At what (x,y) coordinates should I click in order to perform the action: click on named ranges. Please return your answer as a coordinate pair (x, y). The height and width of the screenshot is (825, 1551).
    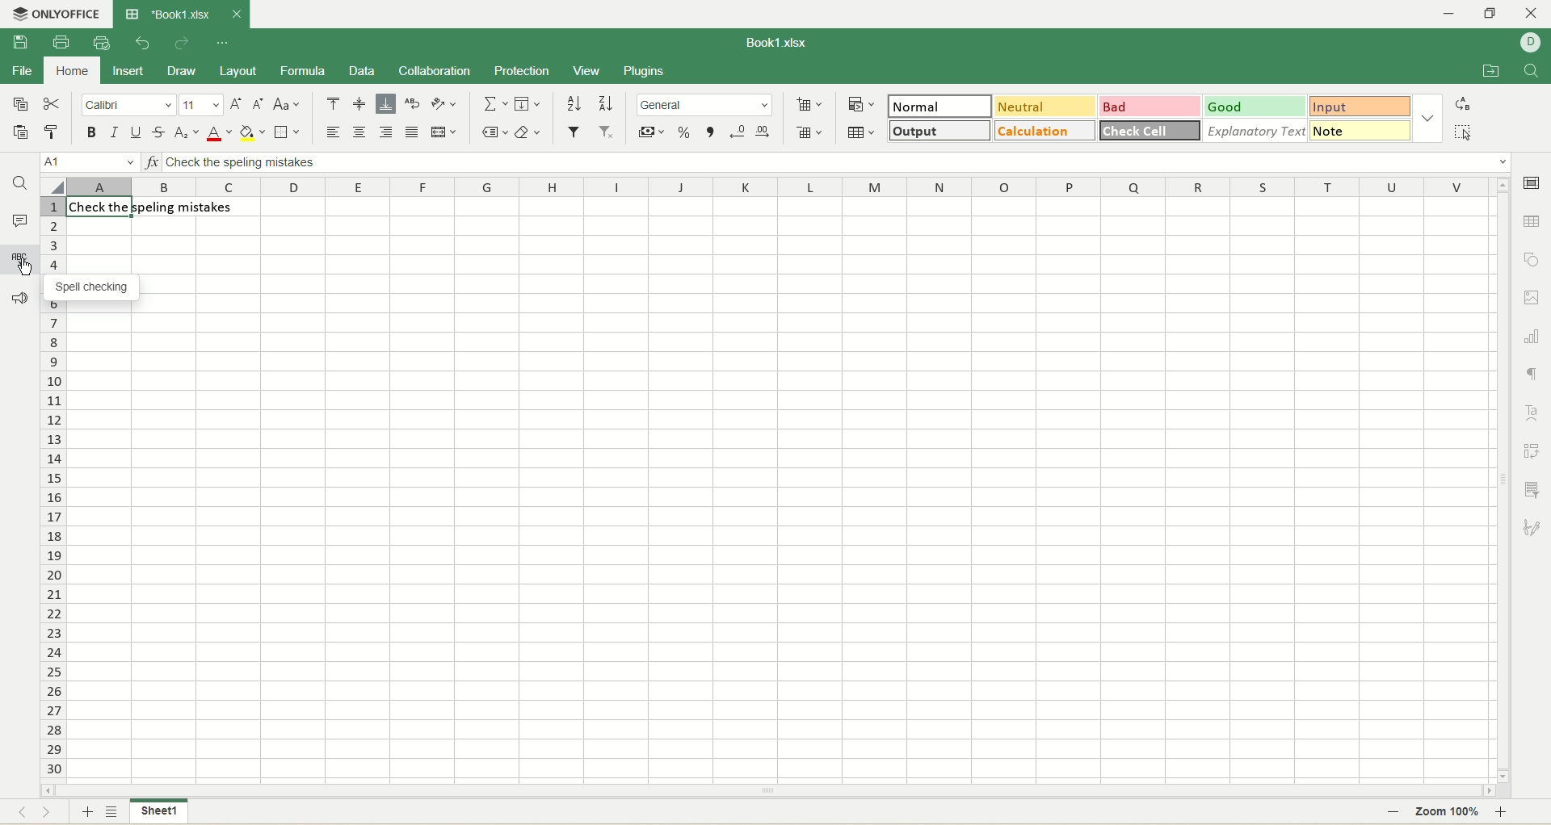
    Looking at the image, I should click on (492, 131).